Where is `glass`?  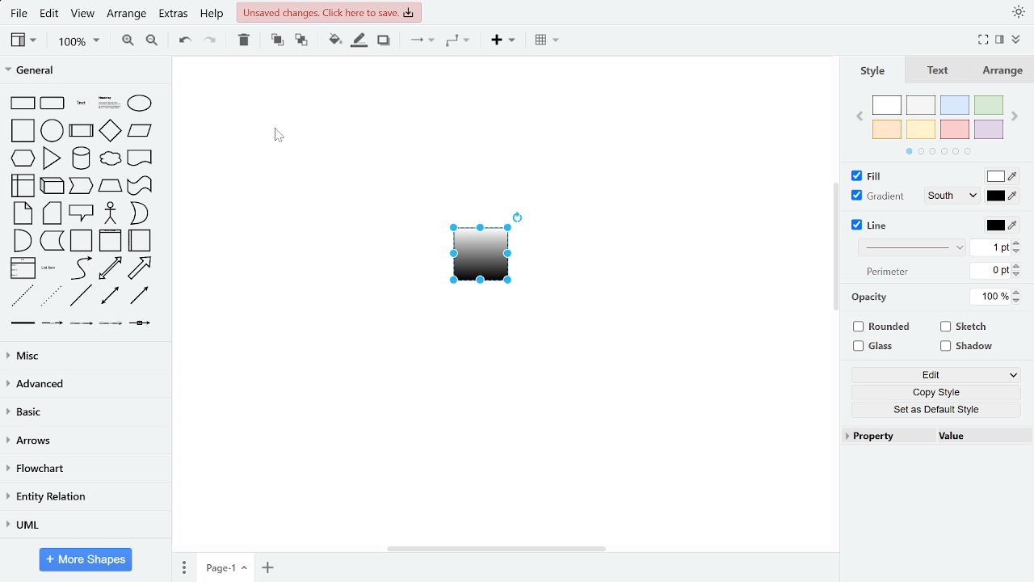 glass is located at coordinates (876, 347).